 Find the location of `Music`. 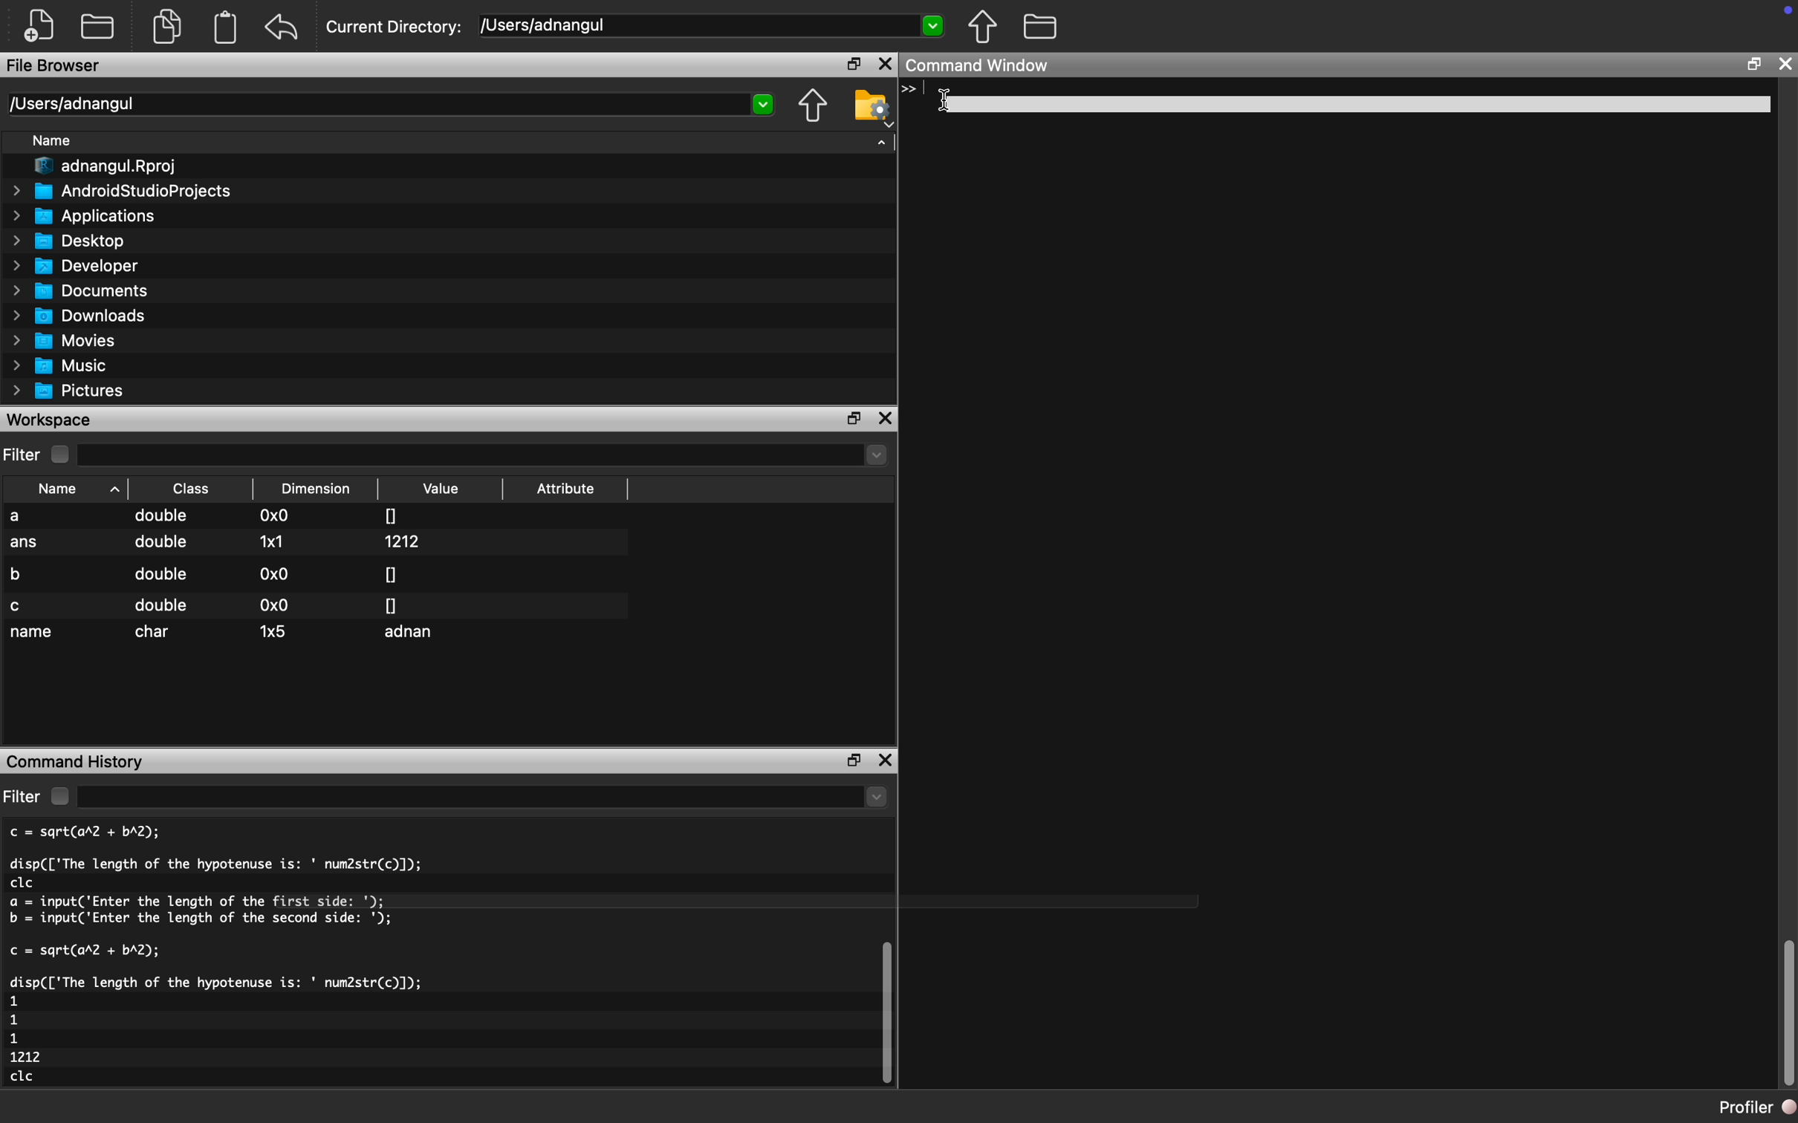

Music is located at coordinates (68, 366).